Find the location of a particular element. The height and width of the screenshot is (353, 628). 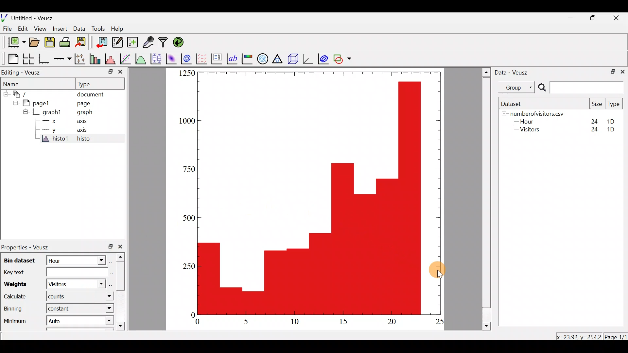

document is located at coordinates (92, 94).